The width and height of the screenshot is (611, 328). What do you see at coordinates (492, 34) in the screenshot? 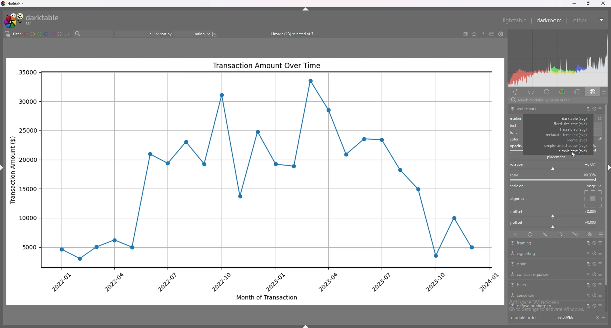
I see `keyboard shortcuts` at bounding box center [492, 34].